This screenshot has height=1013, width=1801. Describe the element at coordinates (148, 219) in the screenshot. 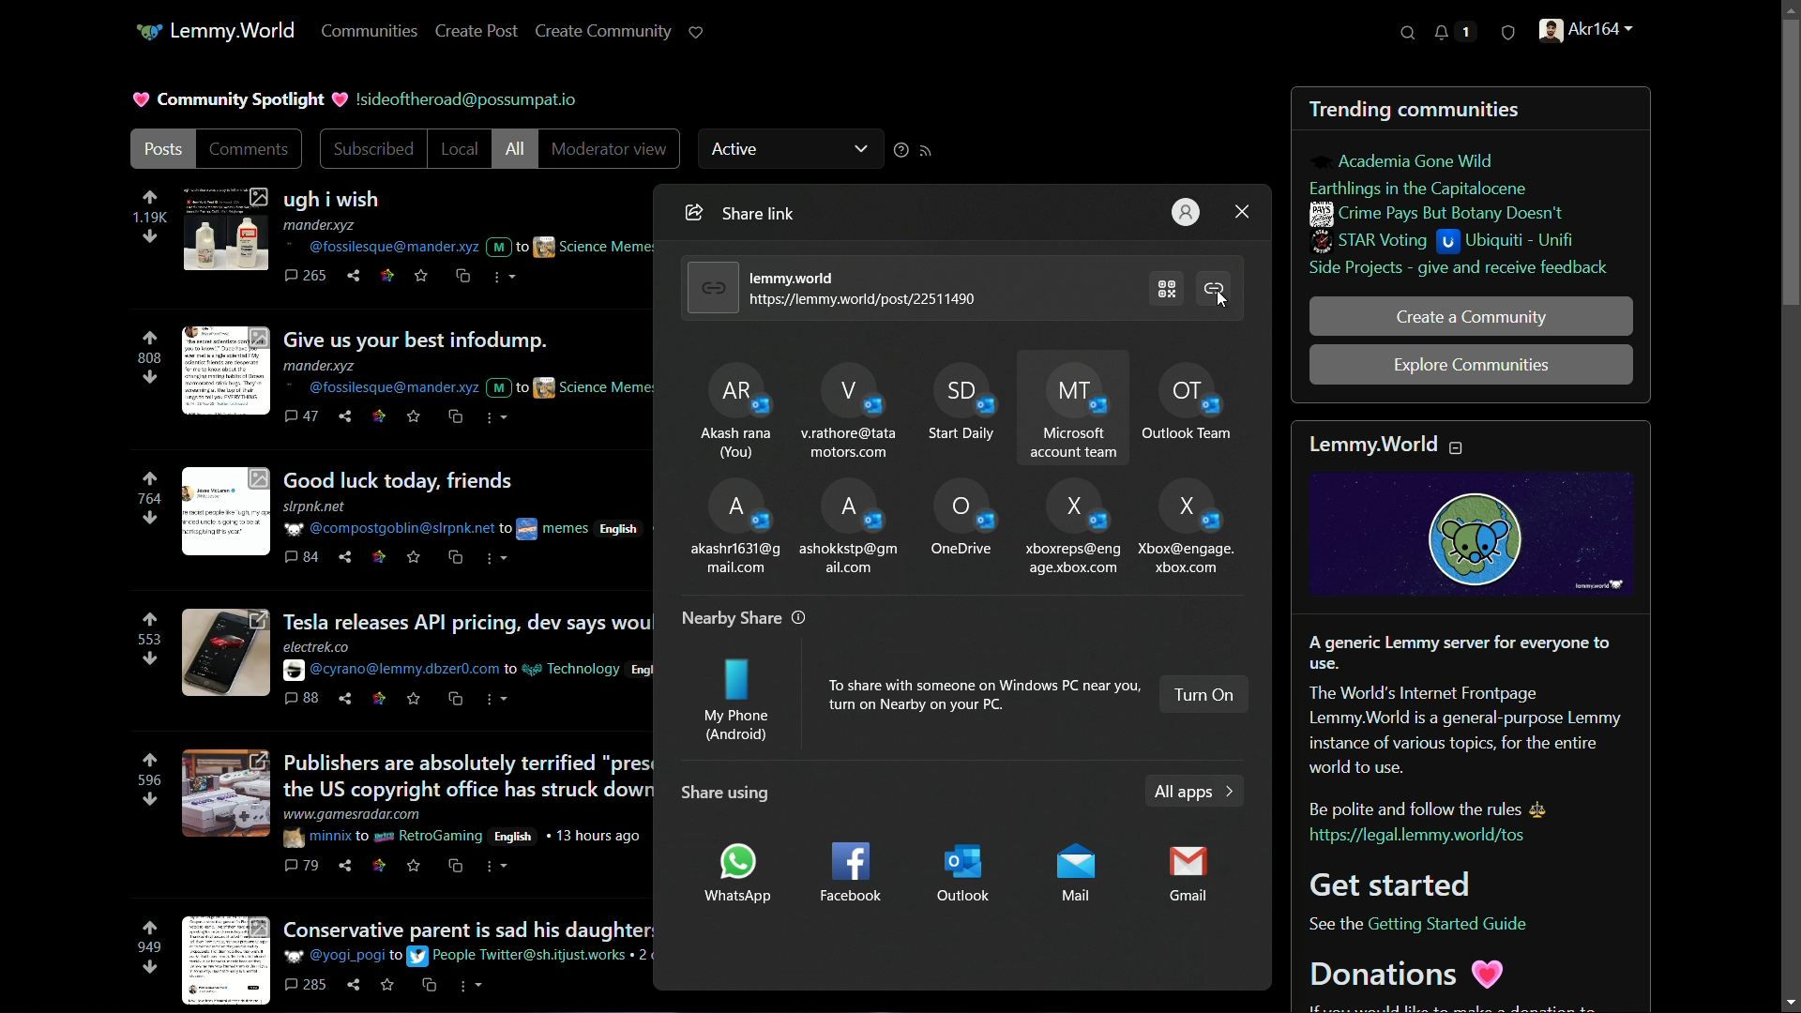

I see `1.19k` at that location.